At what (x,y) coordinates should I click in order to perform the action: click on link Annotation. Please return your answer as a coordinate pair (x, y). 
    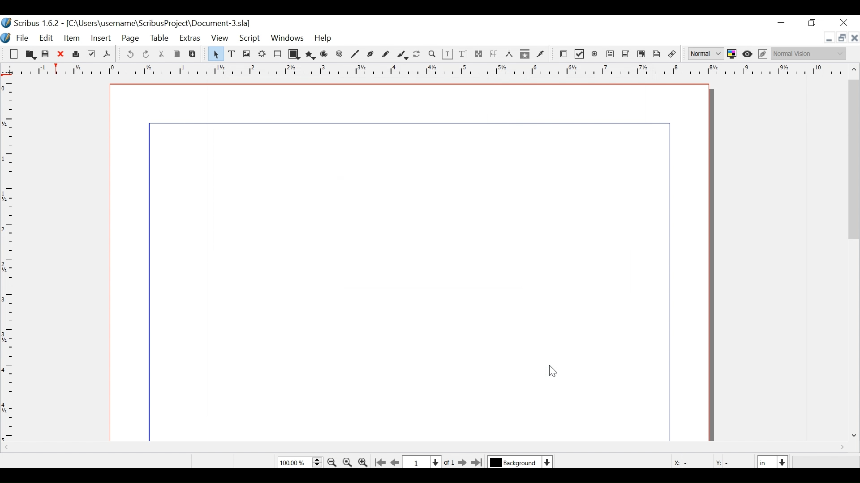
    Looking at the image, I should click on (657, 55).